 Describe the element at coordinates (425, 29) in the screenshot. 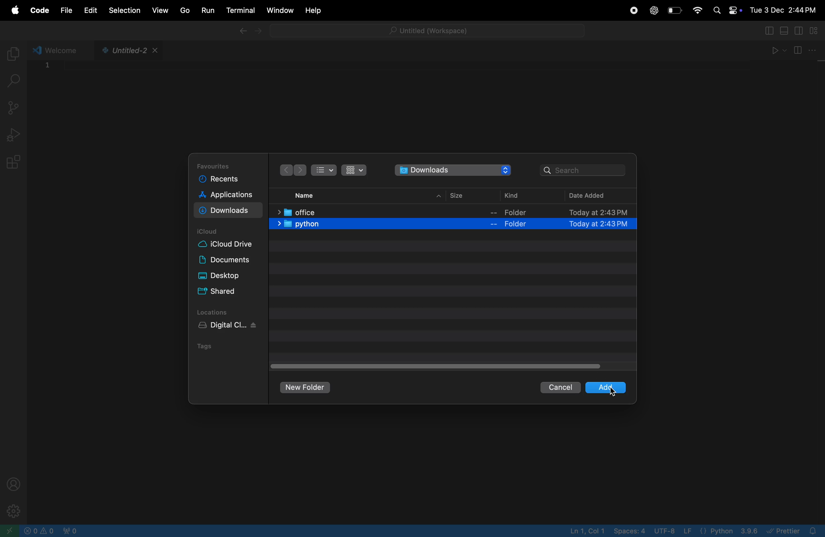

I see `untitled workspace` at that location.